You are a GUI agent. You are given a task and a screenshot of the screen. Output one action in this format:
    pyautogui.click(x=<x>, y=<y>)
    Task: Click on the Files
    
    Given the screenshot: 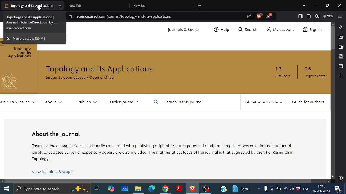 What is the action you would take?
    pyautogui.click(x=139, y=189)
    